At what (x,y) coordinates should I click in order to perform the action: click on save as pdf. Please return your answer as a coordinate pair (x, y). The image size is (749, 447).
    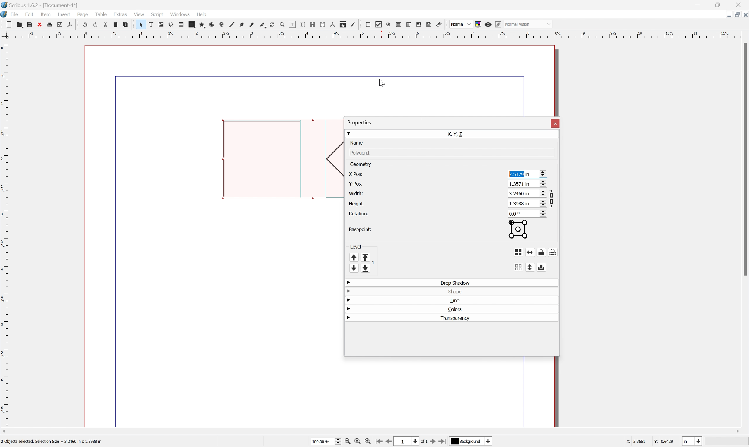
    Looking at the image, I should click on (72, 23).